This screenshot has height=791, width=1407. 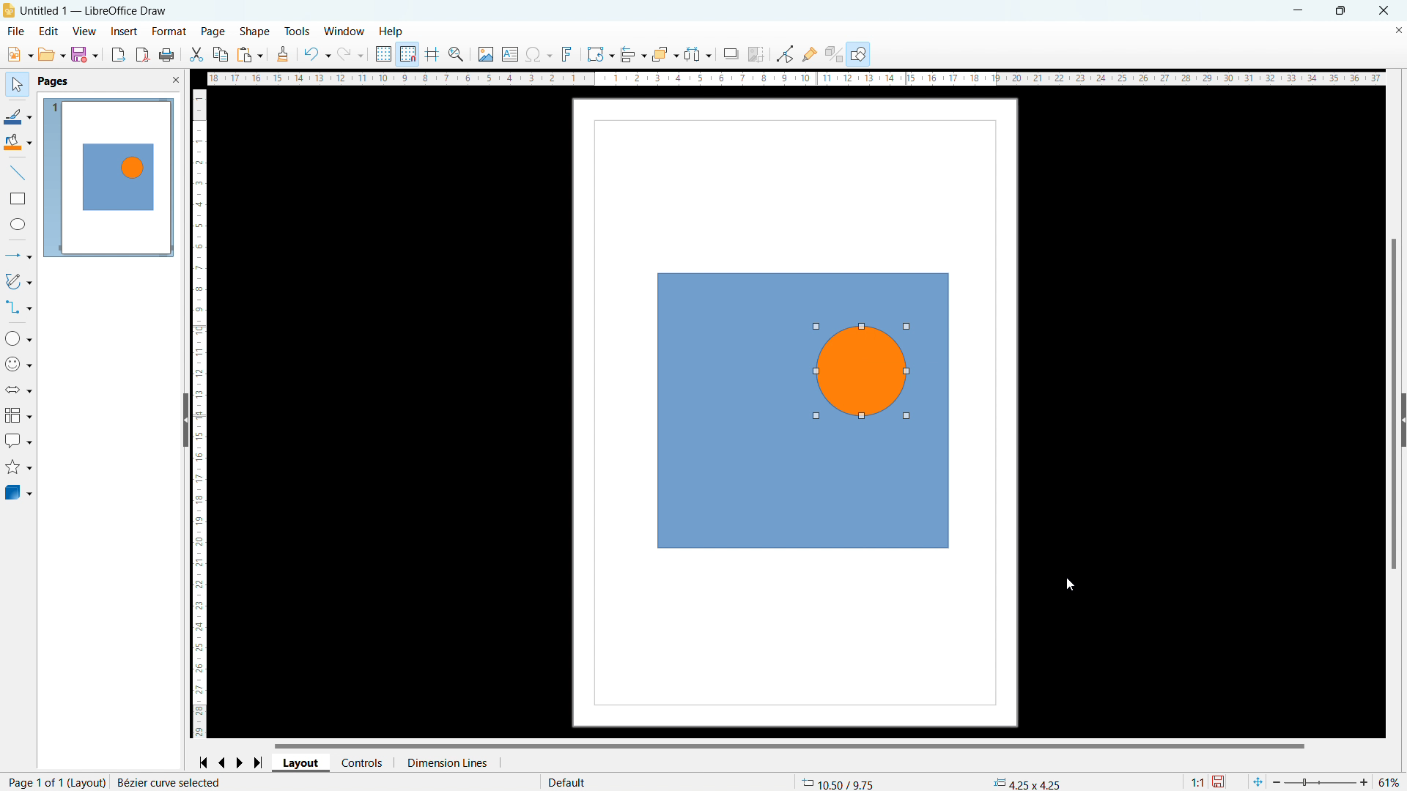 What do you see at coordinates (15, 31) in the screenshot?
I see `file` at bounding box center [15, 31].